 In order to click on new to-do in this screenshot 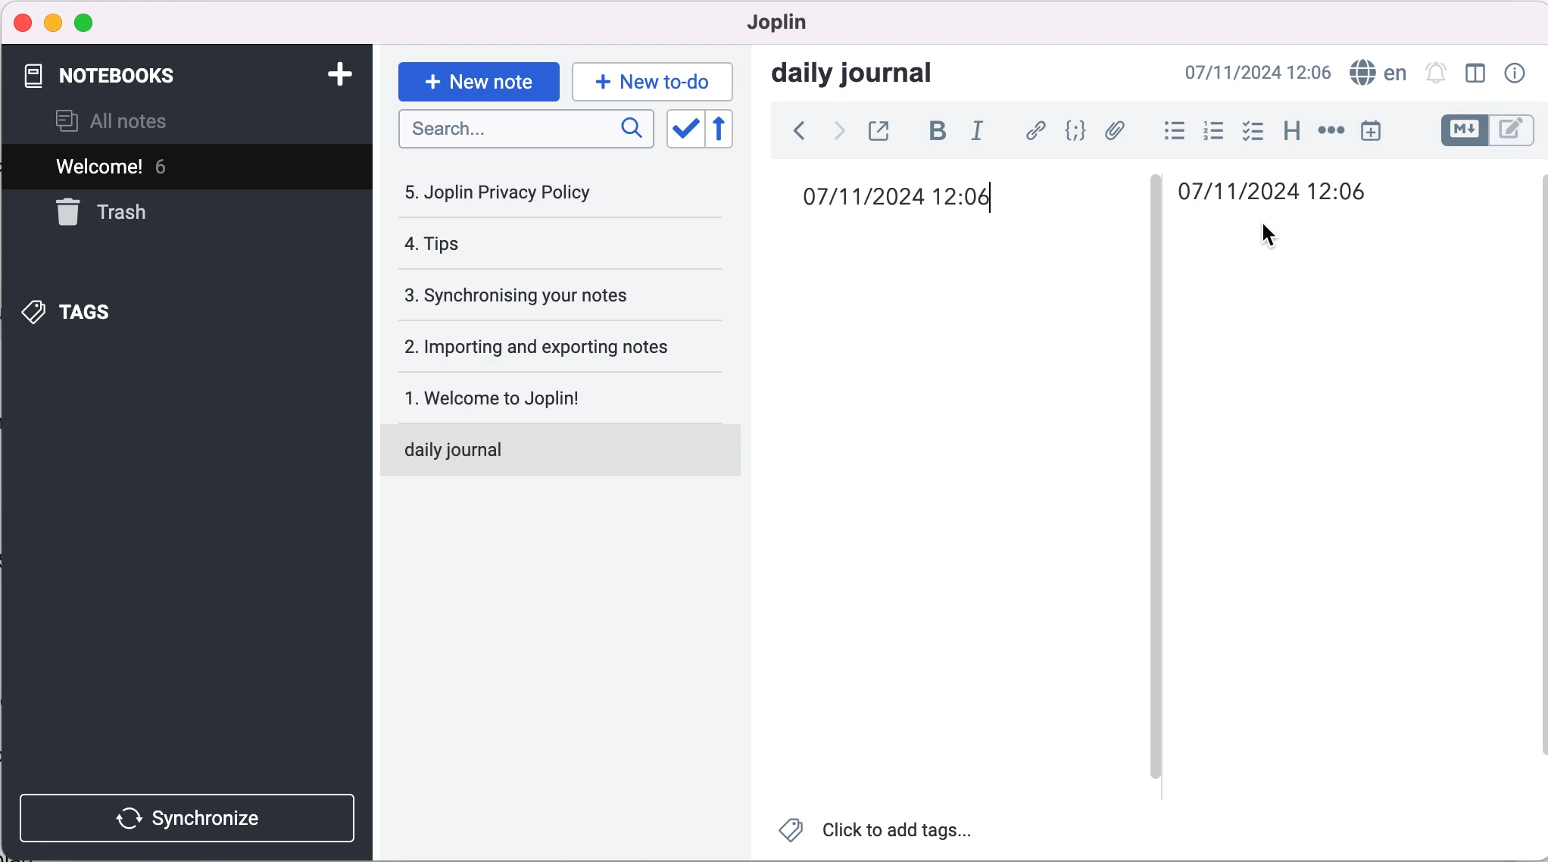, I will do `click(649, 81)`.